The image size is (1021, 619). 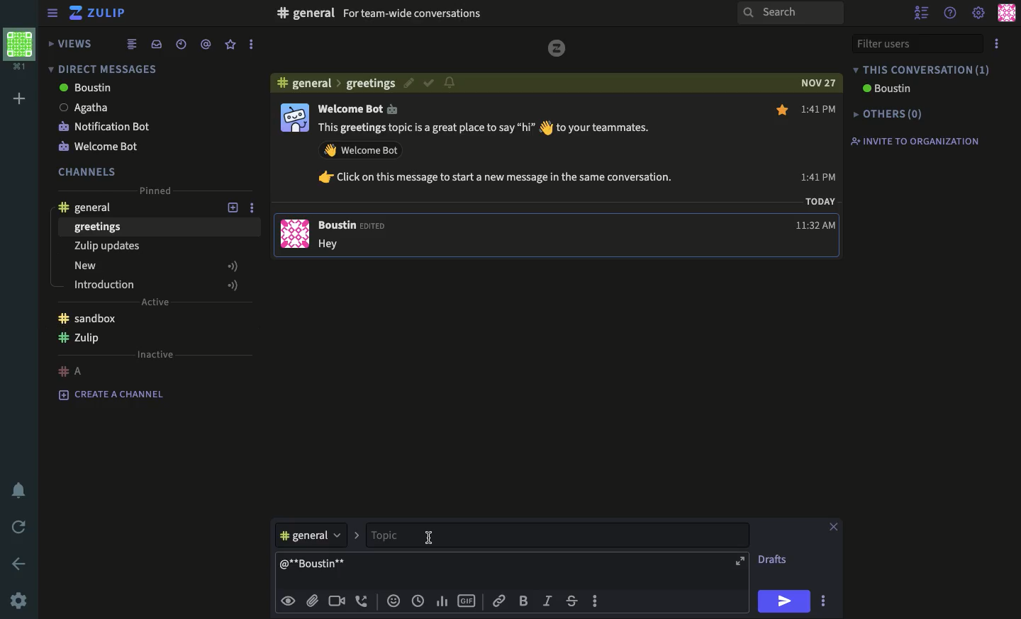 What do you see at coordinates (105, 127) in the screenshot?
I see `notification bot` at bounding box center [105, 127].